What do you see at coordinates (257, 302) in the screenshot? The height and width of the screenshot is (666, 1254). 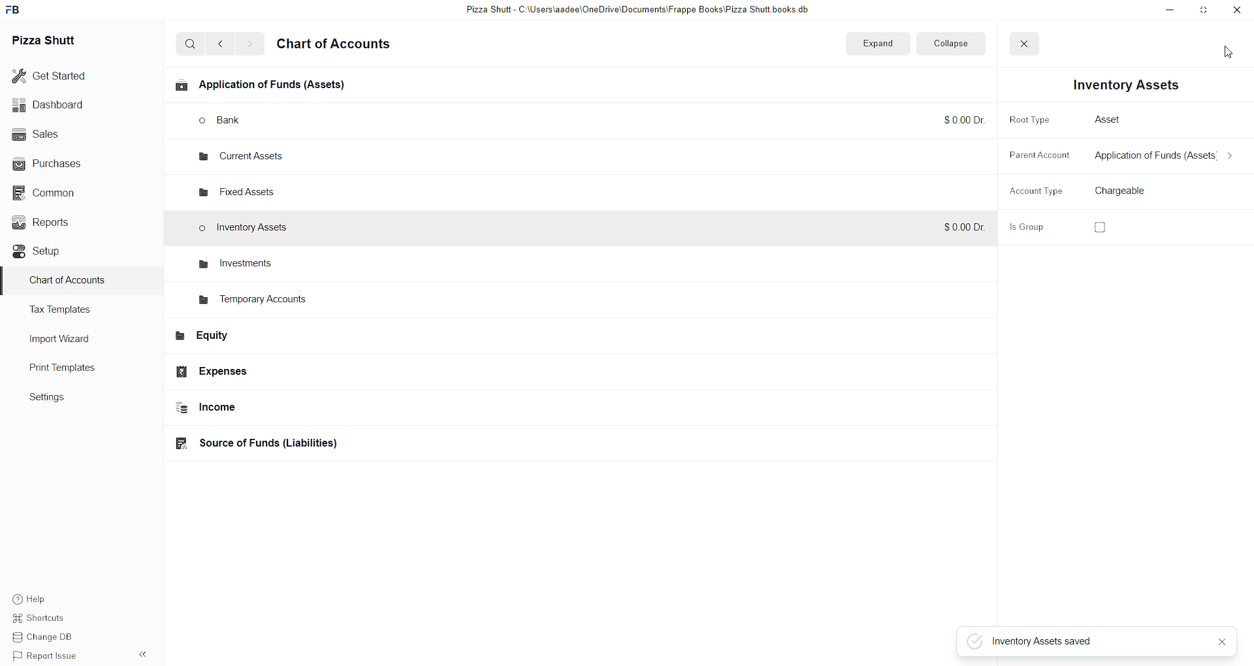 I see `Temporary Accounts ` at bounding box center [257, 302].